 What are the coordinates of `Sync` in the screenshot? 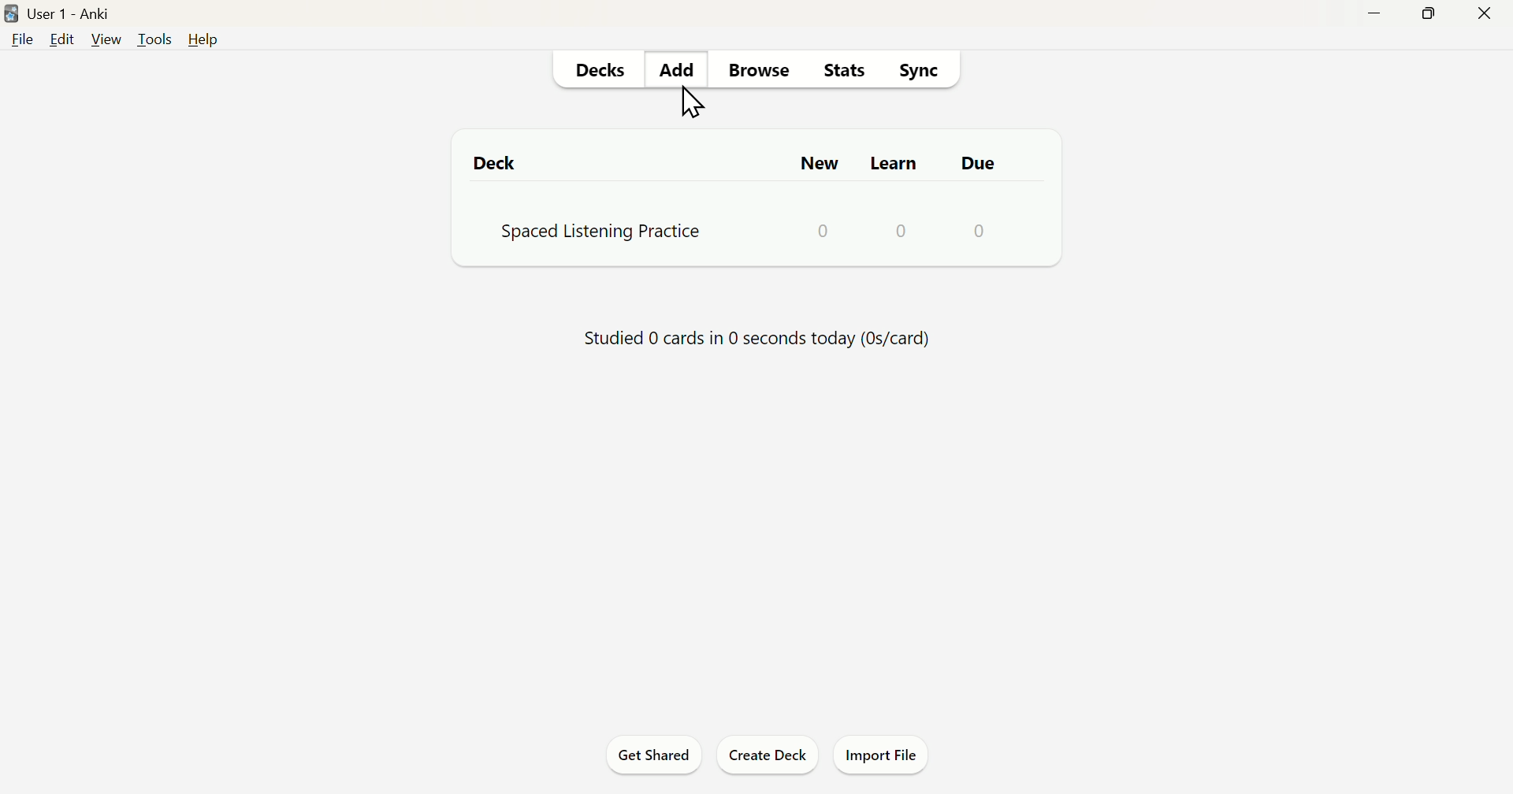 It's located at (923, 72).